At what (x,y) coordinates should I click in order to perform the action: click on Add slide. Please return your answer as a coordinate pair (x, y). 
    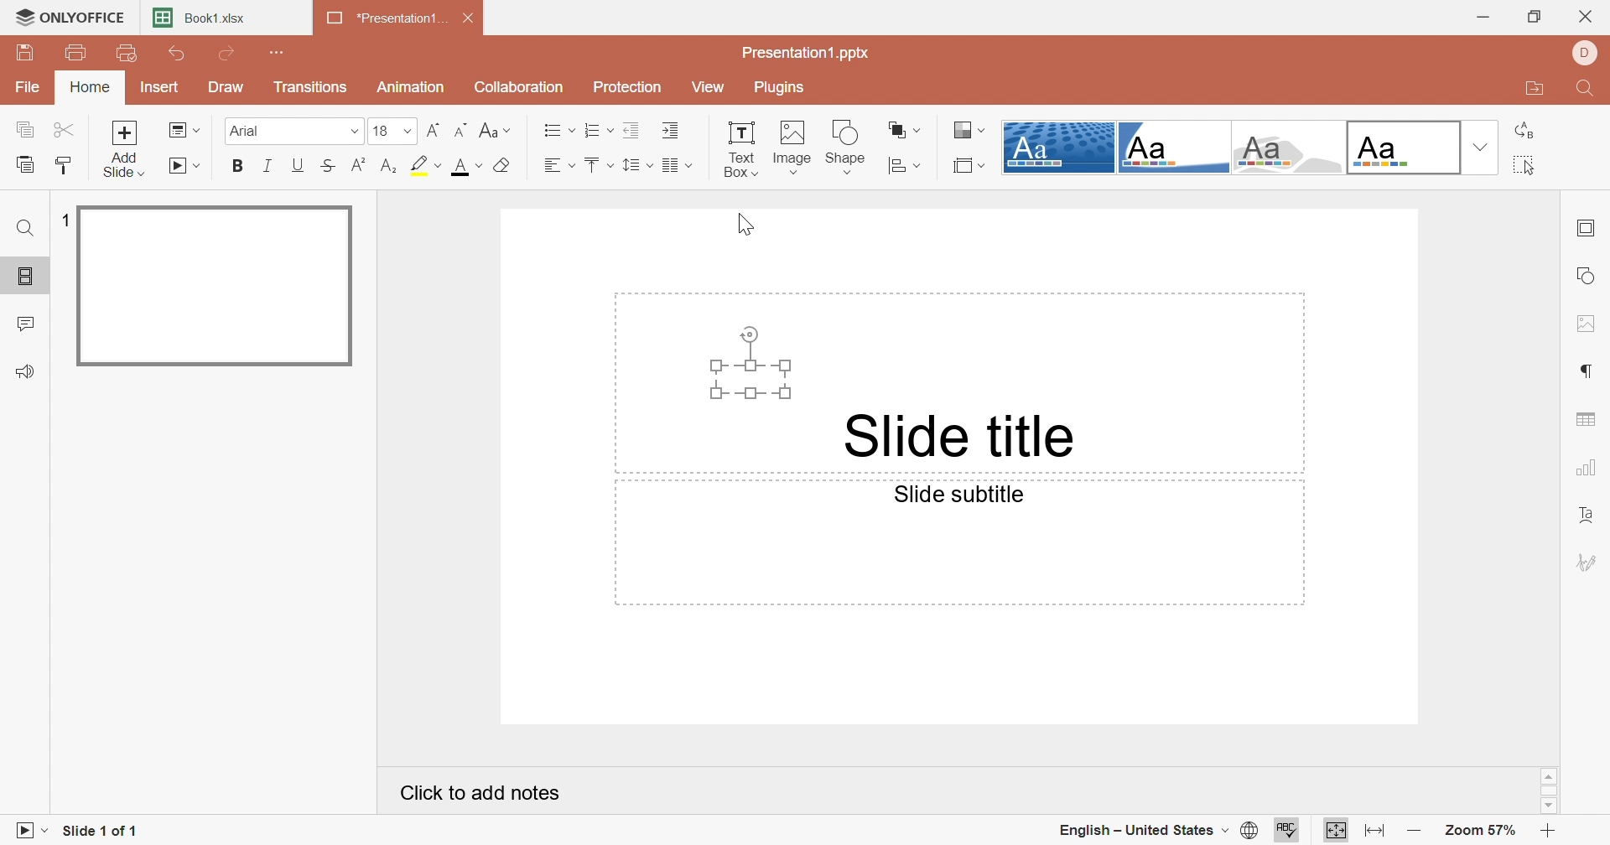
    Looking at the image, I should click on (125, 148).